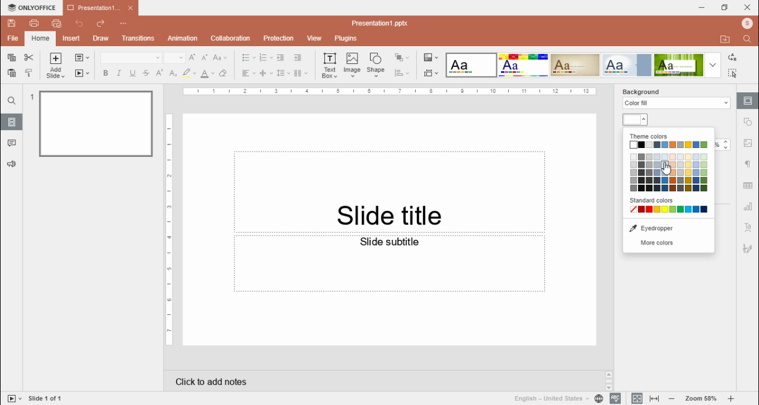 Image resolution: width=759 pixels, height=405 pixels. I want to click on strikethrough, so click(146, 73).